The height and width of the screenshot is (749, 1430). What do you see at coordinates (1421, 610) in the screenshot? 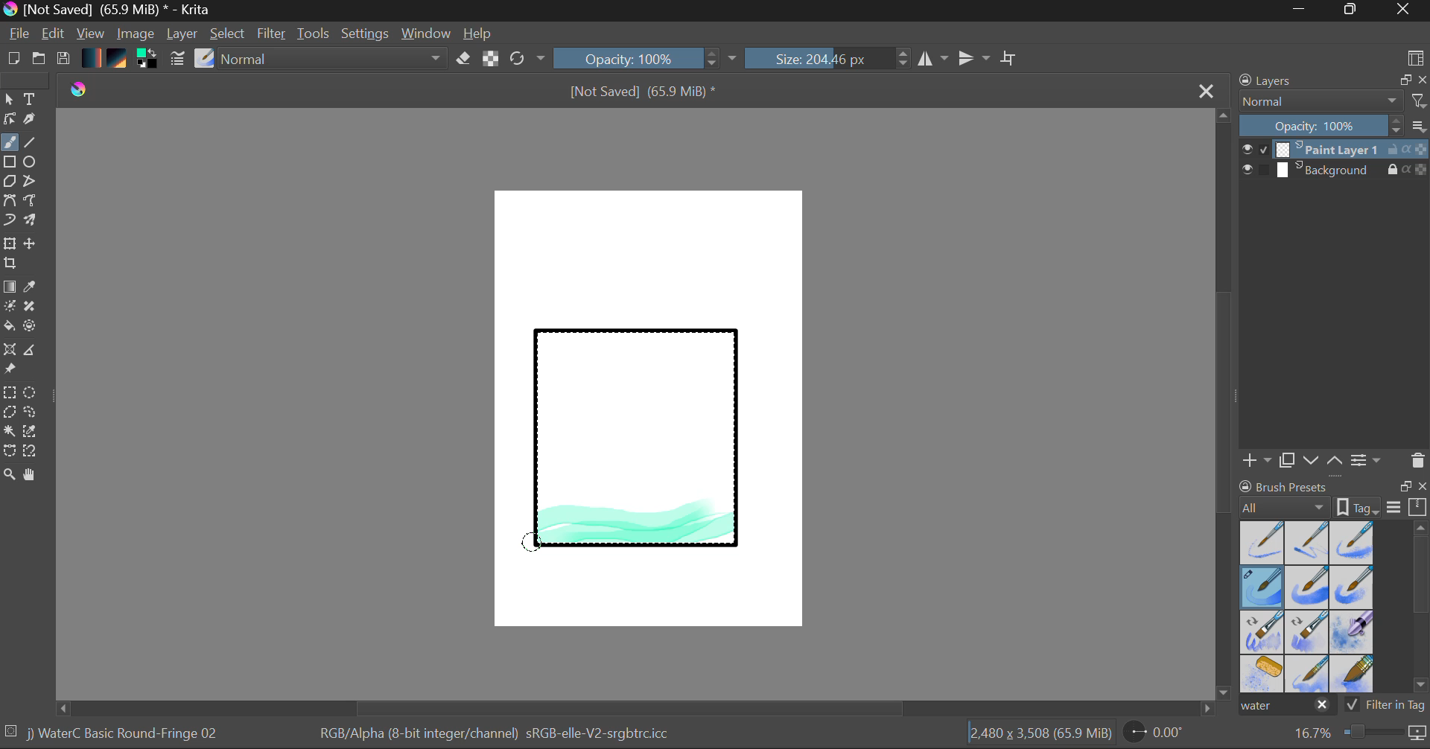
I see `Scroll Bar` at bounding box center [1421, 610].